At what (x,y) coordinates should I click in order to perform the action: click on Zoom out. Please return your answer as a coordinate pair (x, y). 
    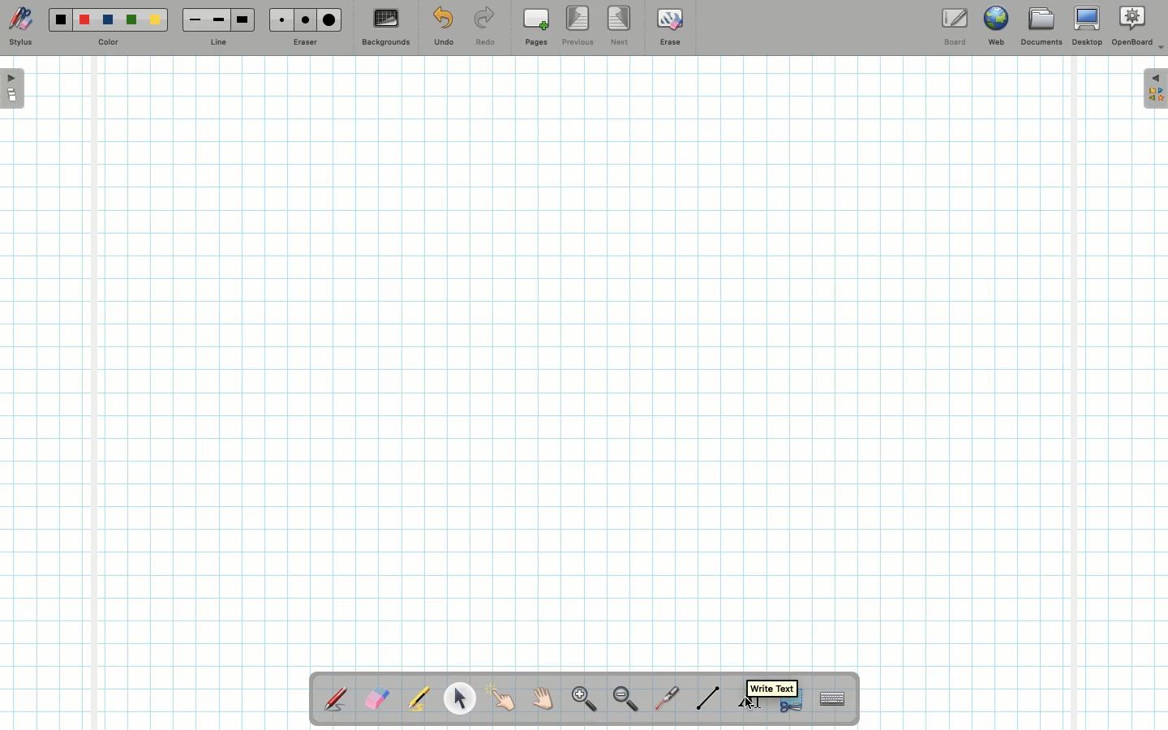
    Looking at the image, I should click on (625, 700).